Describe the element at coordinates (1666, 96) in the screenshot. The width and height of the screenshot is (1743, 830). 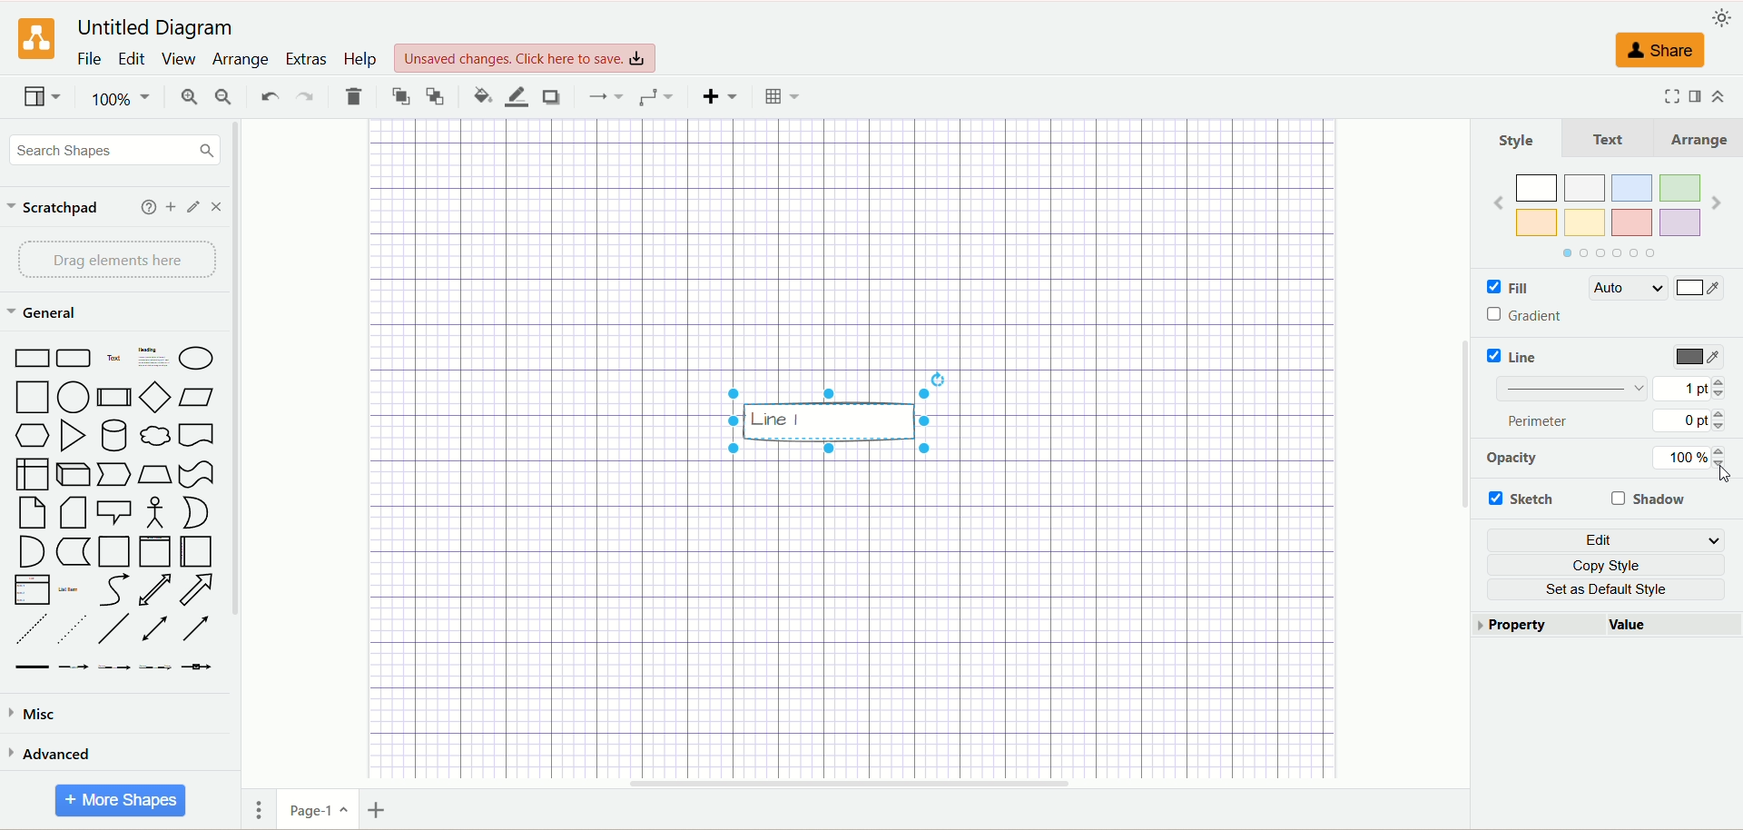
I see `fullscreen` at that location.